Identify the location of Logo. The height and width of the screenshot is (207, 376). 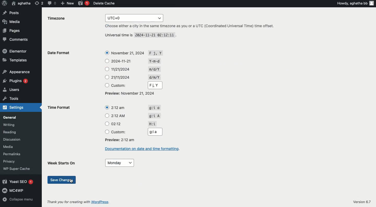
(4, 4).